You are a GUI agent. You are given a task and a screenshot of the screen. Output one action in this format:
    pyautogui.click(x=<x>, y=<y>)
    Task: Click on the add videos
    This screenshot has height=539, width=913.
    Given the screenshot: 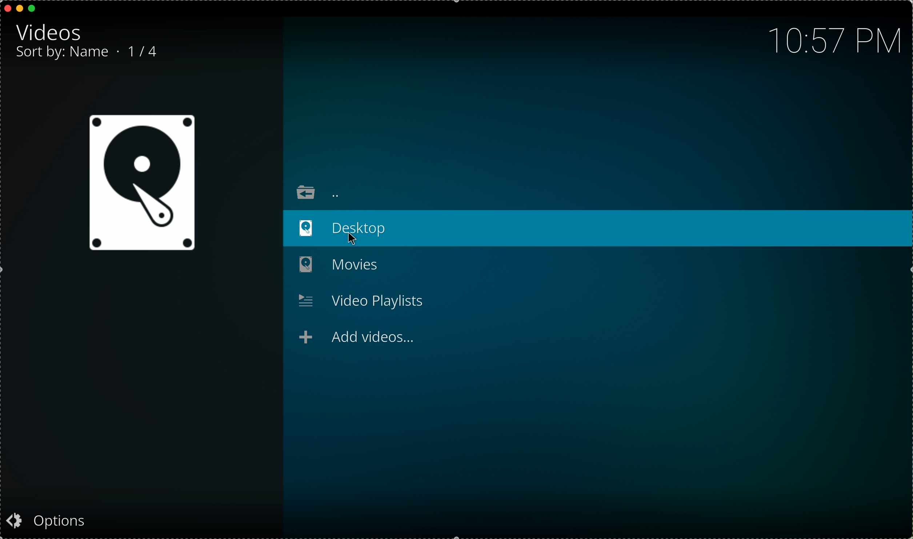 What is the action you would take?
    pyautogui.click(x=358, y=338)
    